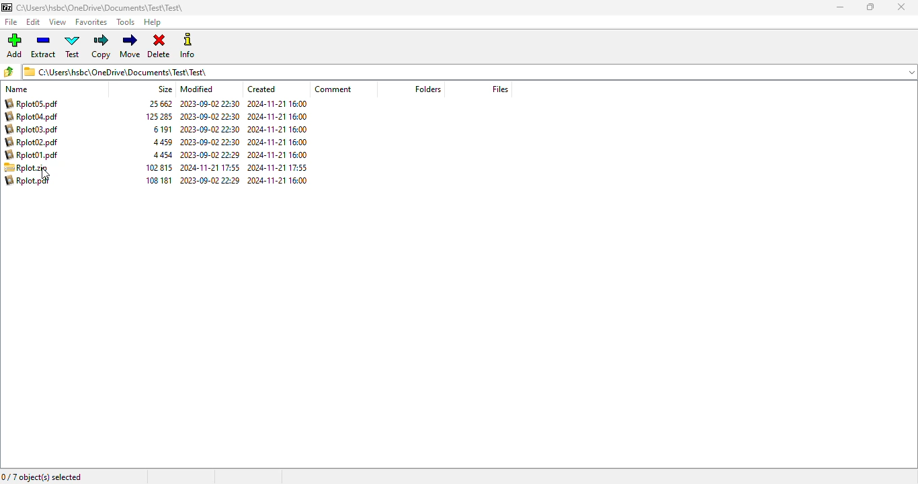 The height and width of the screenshot is (484, 918). Describe the element at coordinates (57, 22) in the screenshot. I see `view` at that location.